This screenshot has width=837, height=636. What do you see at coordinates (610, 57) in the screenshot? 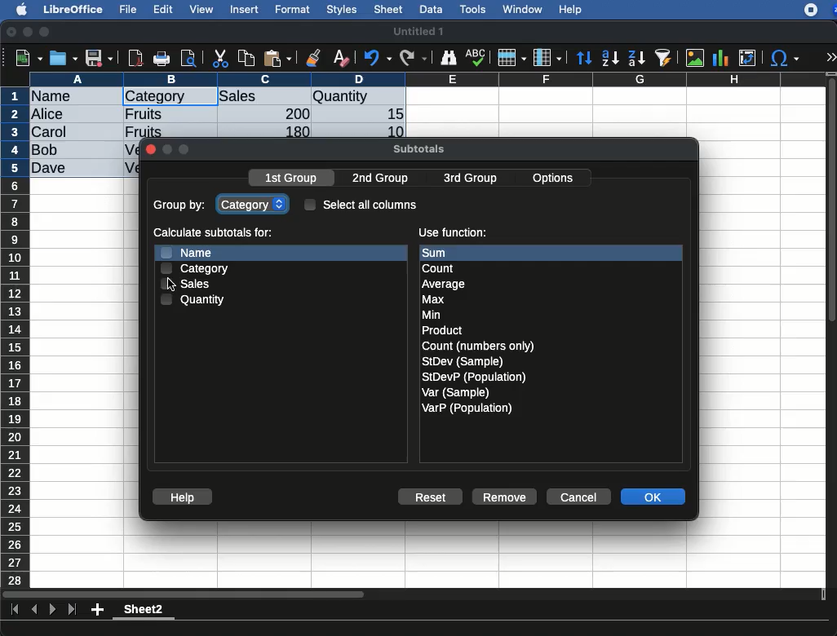
I see `ascending` at bounding box center [610, 57].